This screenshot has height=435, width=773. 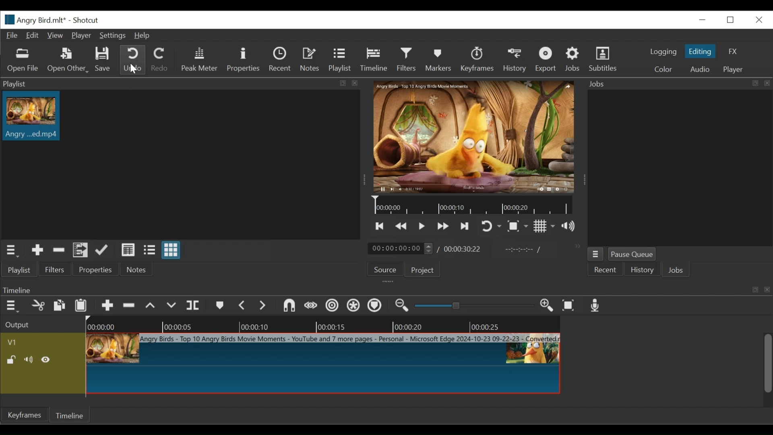 What do you see at coordinates (768, 363) in the screenshot?
I see `Vertical Scroll bar` at bounding box center [768, 363].